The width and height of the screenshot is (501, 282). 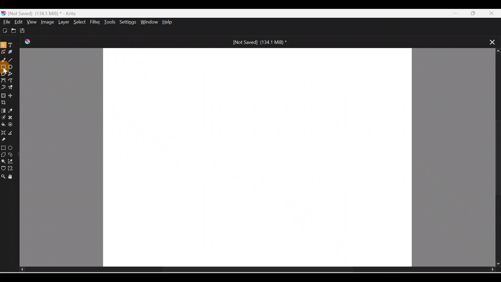 What do you see at coordinates (4, 30) in the screenshot?
I see `Create new document` at bounding box center [4, 30].